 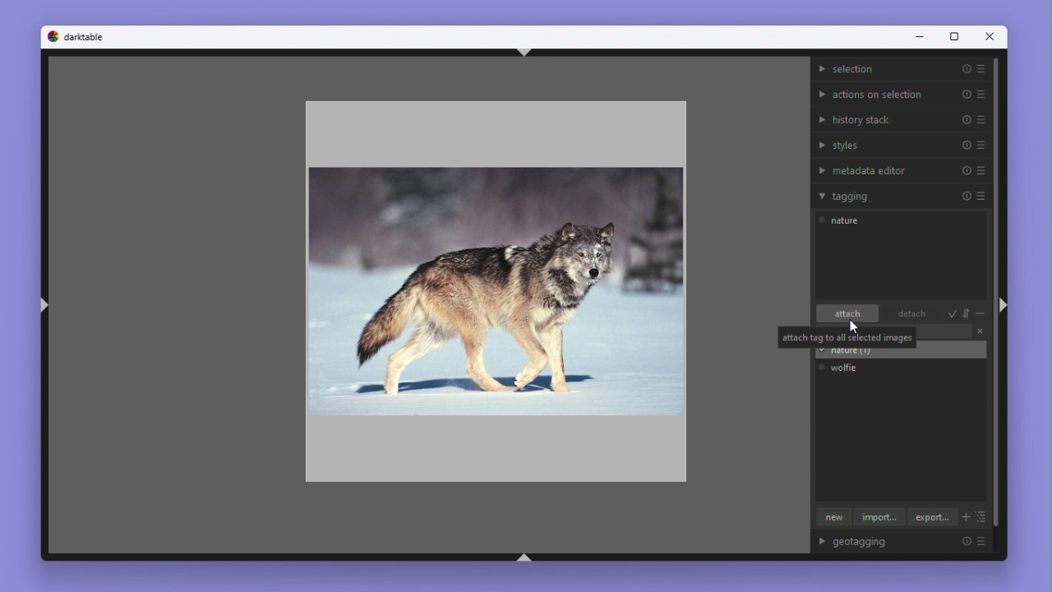 I want to click on save, so click(x=953, y=314).